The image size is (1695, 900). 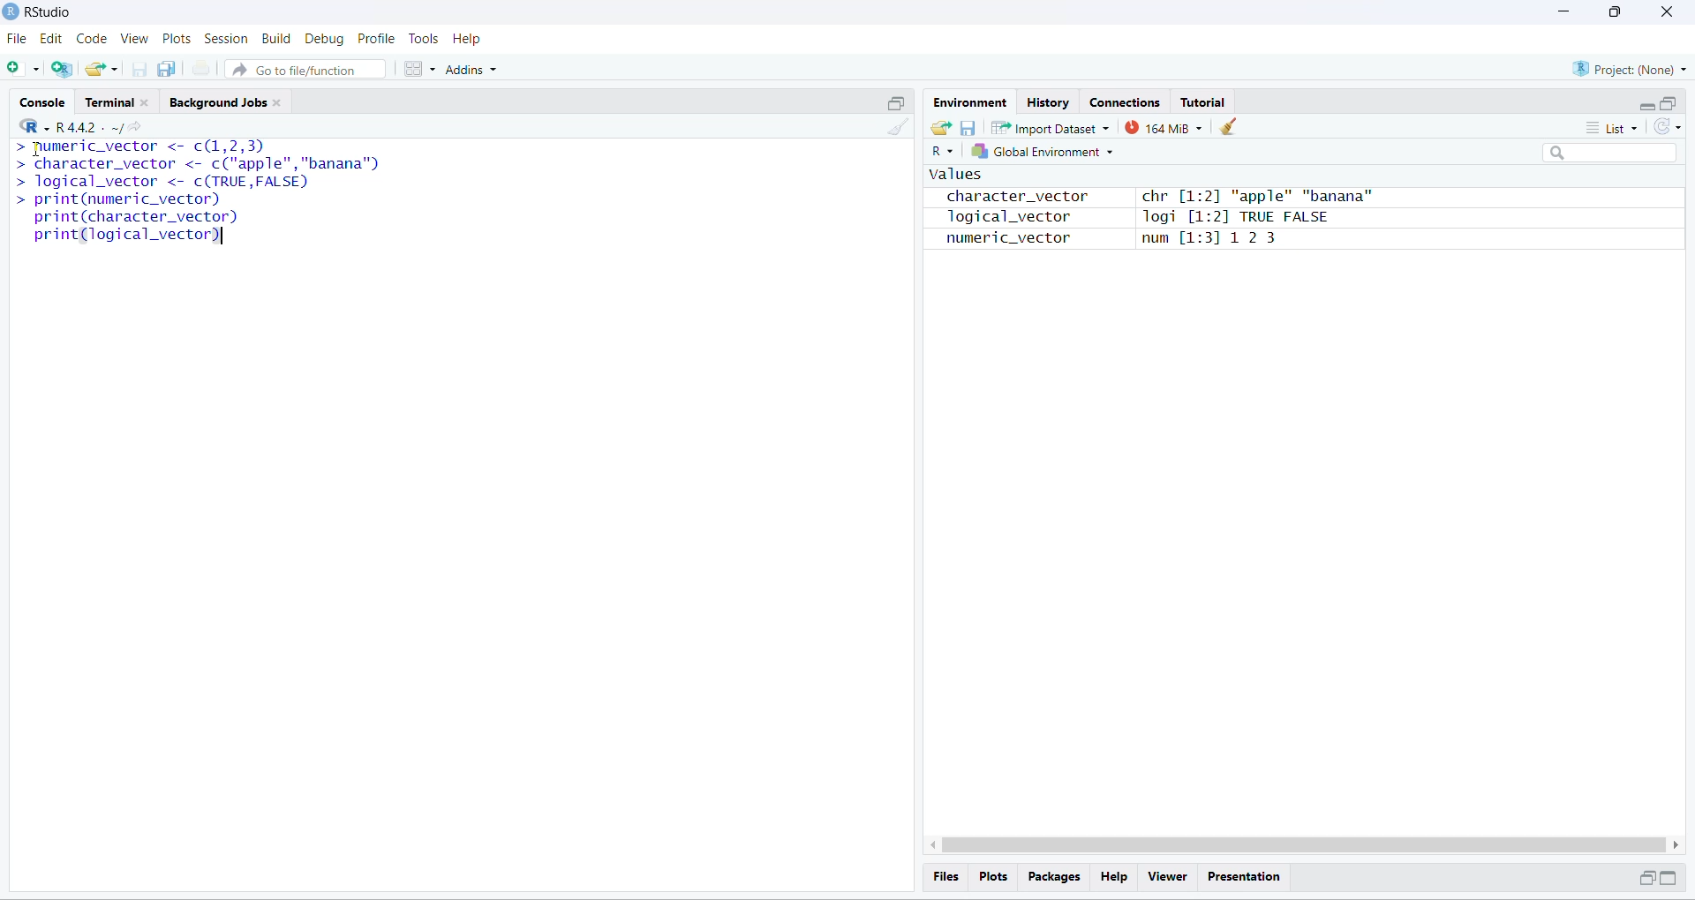 What do you see at coordinates (991, 875) in the screenshot?
I see `Plots` at bounding box center [991, 875].